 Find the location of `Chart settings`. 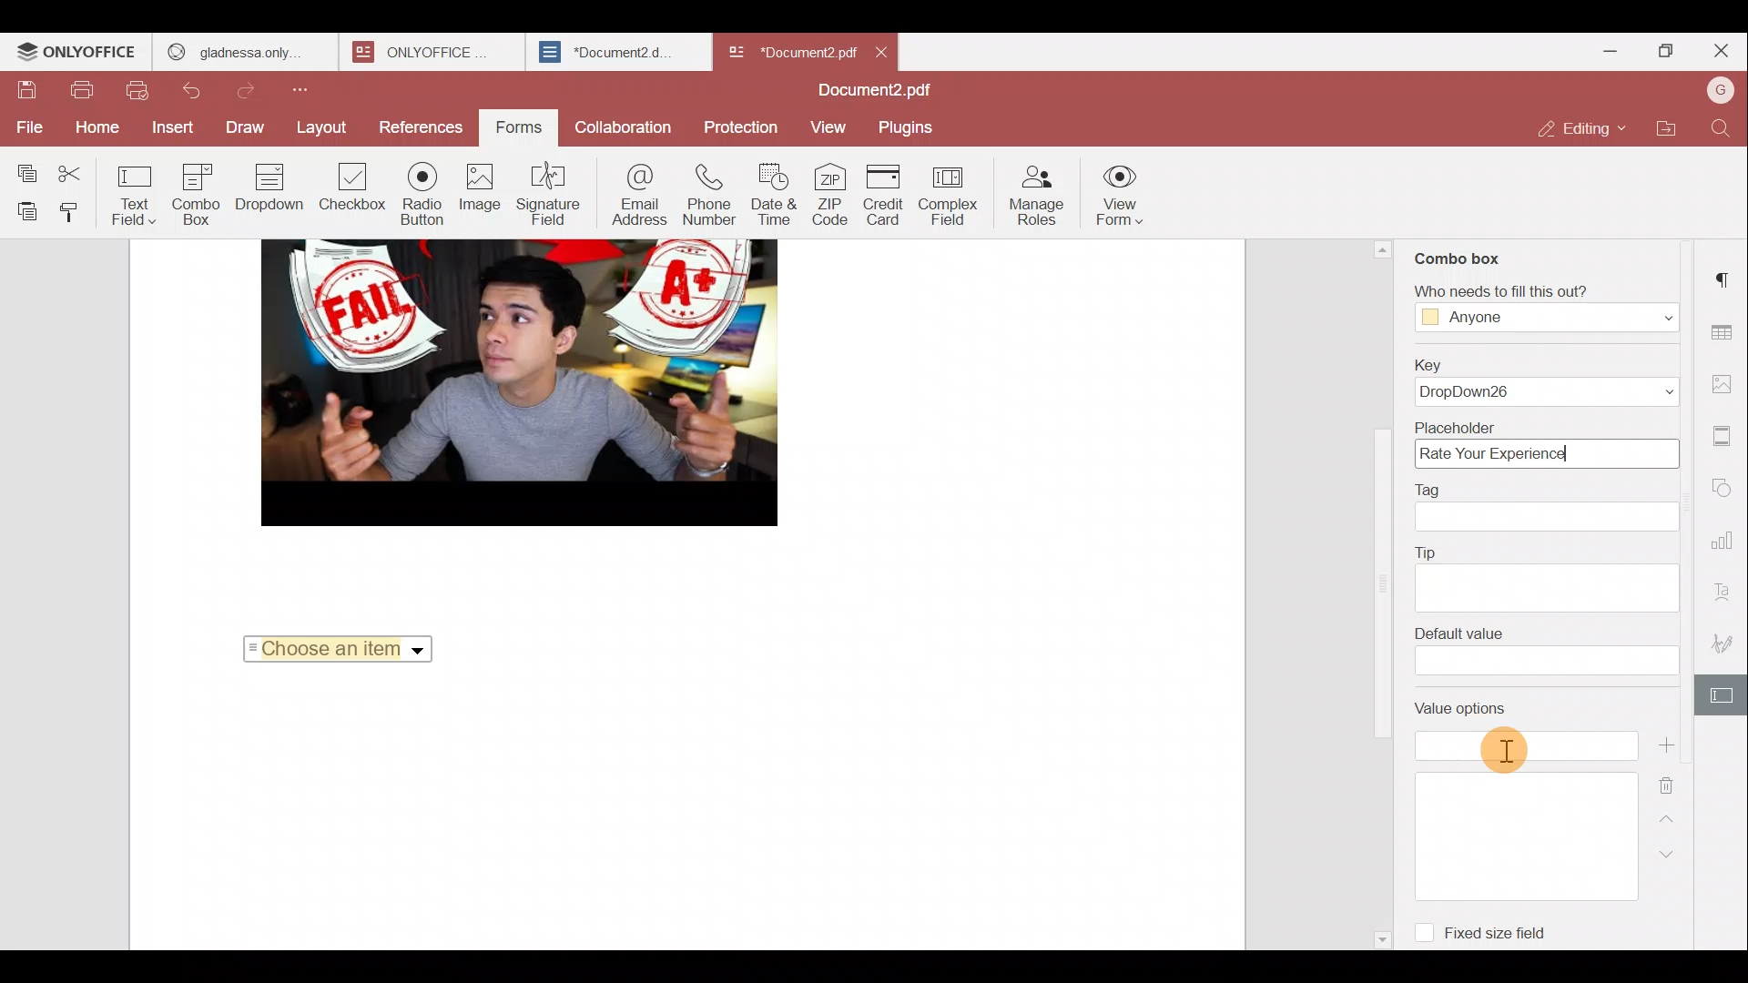

Chart settings is located at coordinates (1727, 542).